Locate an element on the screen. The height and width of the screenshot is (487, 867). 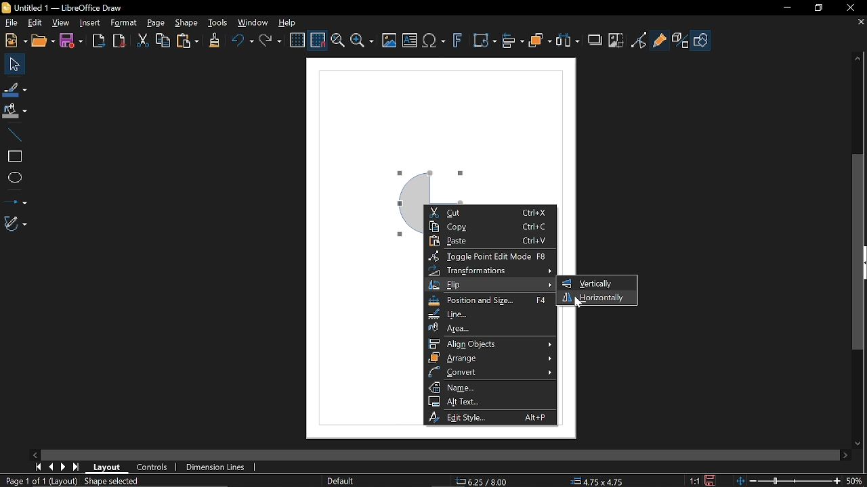
Export is located at coordinates (99, 41).